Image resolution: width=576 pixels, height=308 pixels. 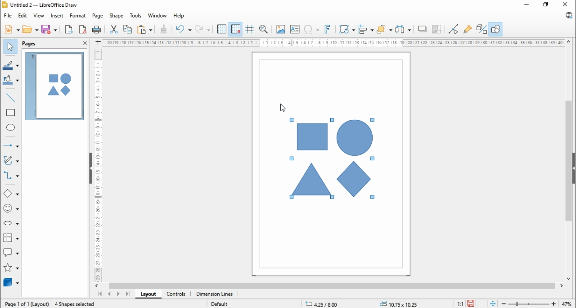 What do you see at coordinates (99, 294) in the screenshot?
I see `first page` at bounding box center [99, 294].